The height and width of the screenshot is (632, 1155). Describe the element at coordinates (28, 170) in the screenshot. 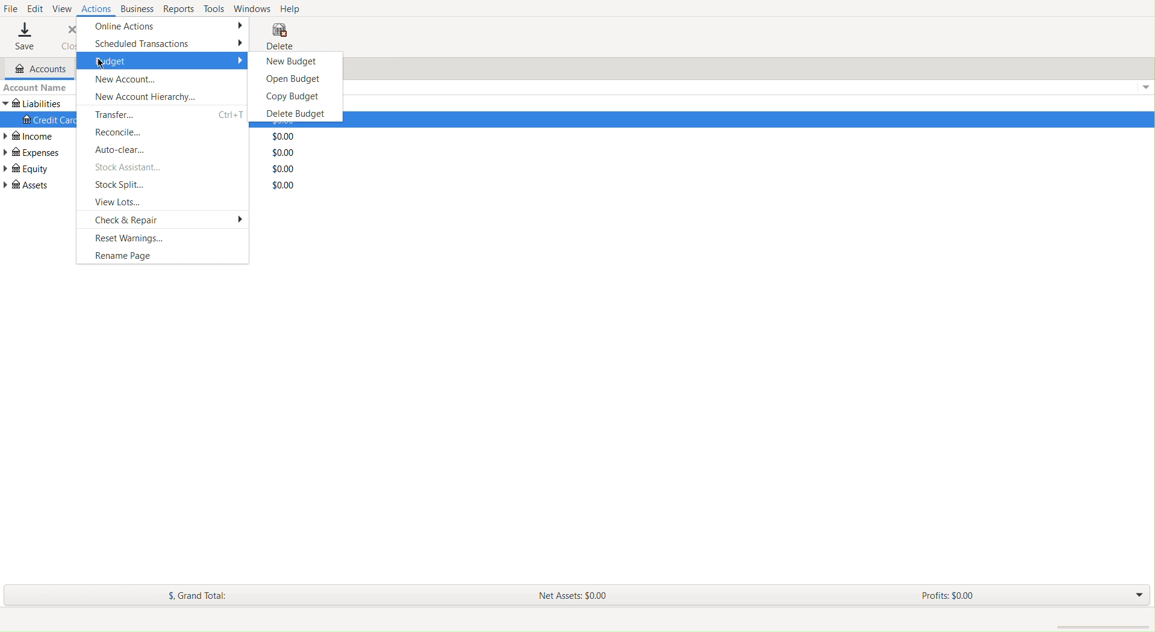

I see `Equity` at that location.